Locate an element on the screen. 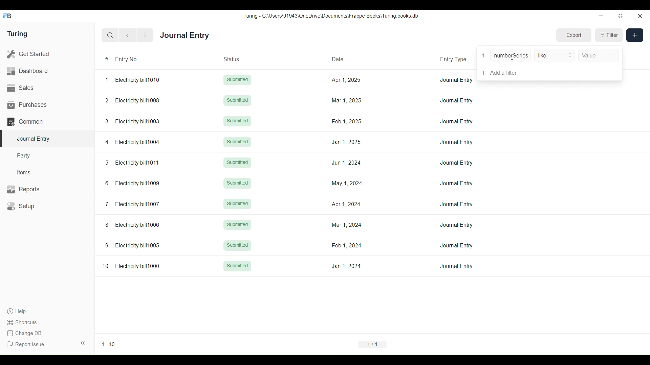  Journal Entry is located at coordinates (456, 142).